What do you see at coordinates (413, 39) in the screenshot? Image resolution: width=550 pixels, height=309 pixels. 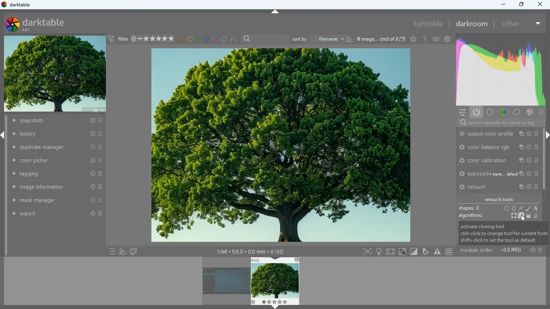 I see `favorite` at bounding box center [413, 39].